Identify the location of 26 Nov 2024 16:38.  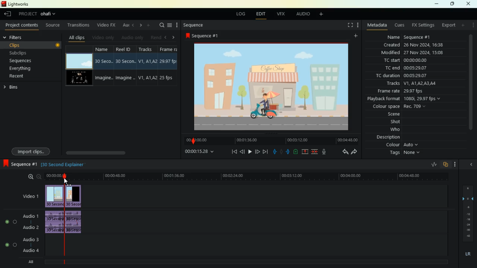
(425, 45).